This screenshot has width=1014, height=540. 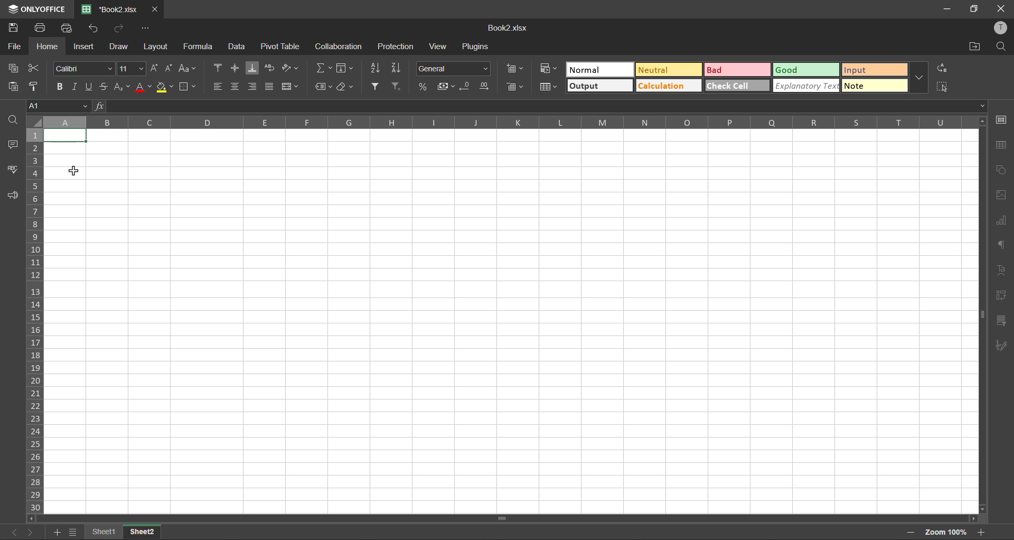 I want to click on view, so click(x=438, y=46).